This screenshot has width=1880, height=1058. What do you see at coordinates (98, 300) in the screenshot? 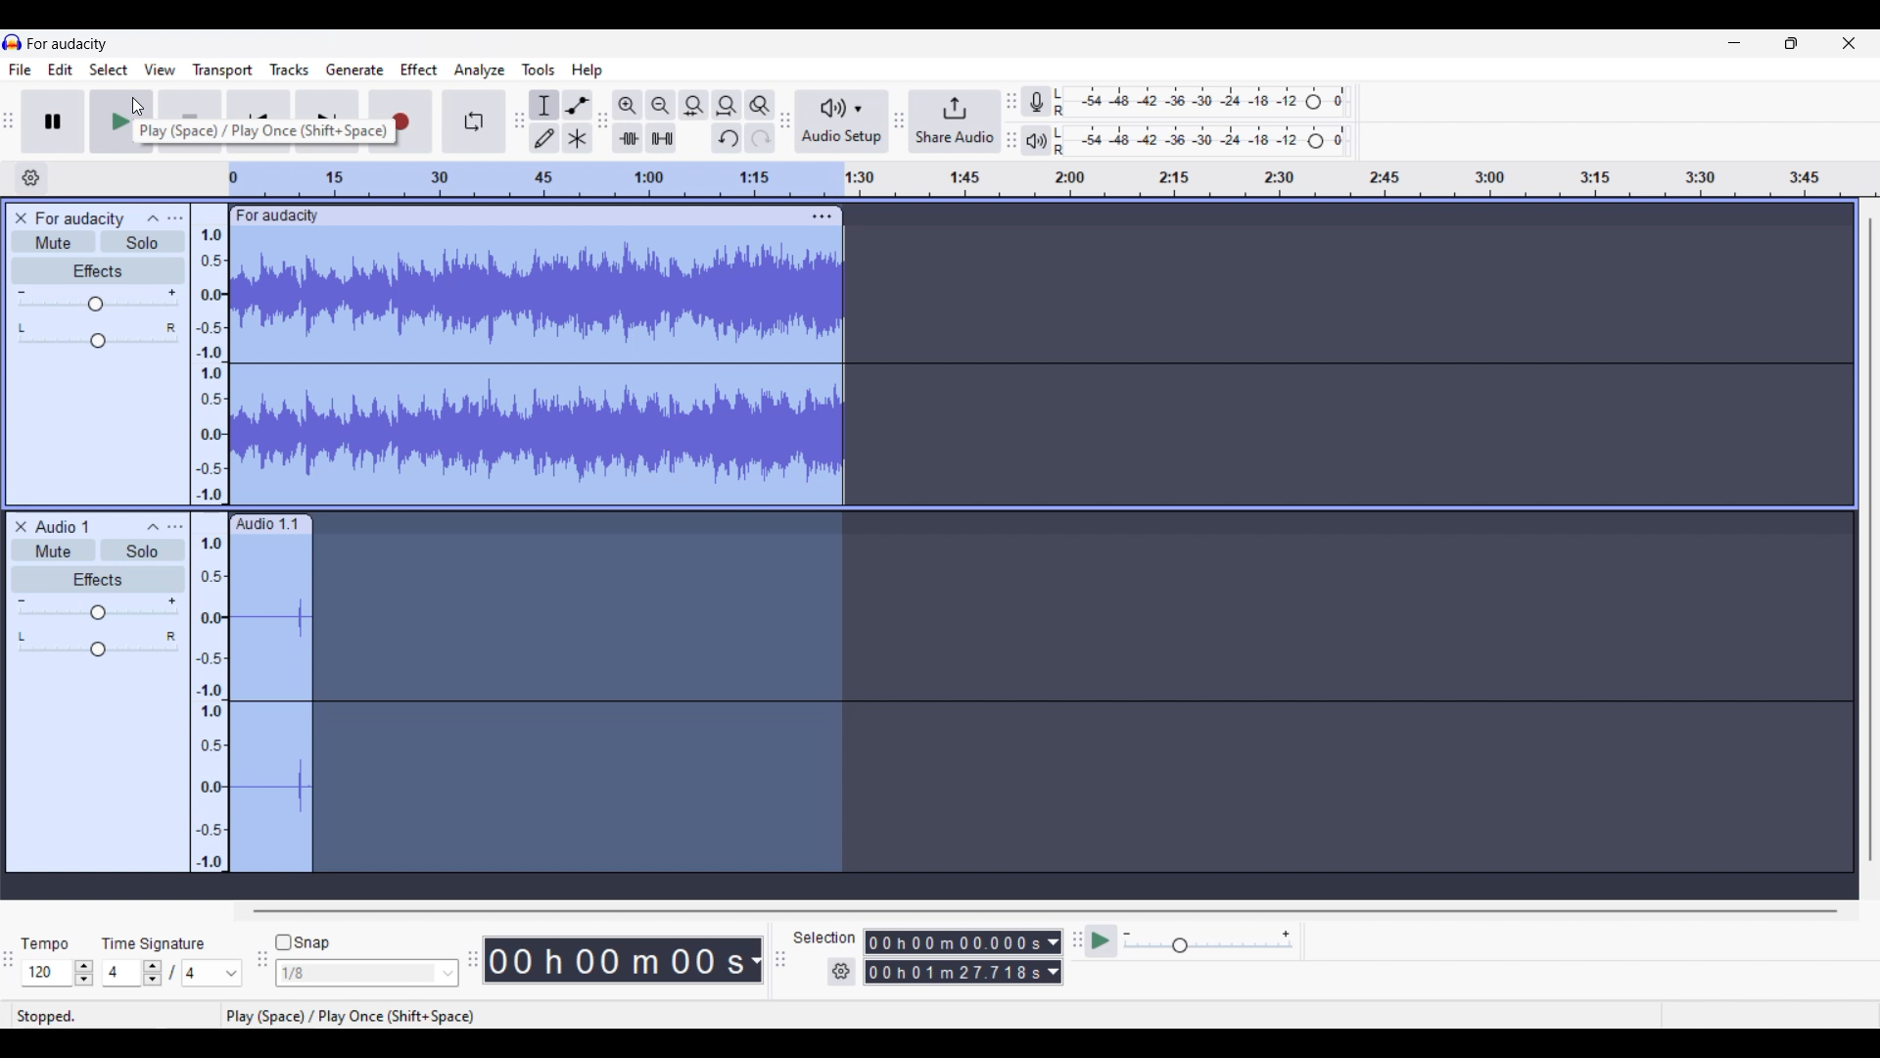
I see `Volume slider` at bounding box center [98, 300].